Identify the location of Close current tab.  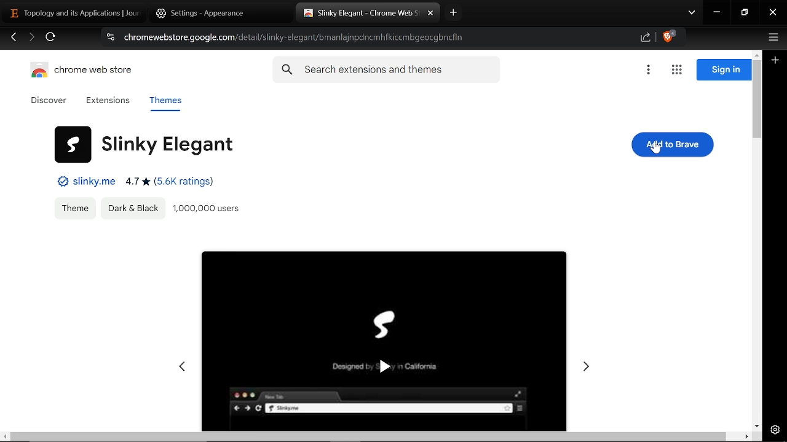
(430, 14).